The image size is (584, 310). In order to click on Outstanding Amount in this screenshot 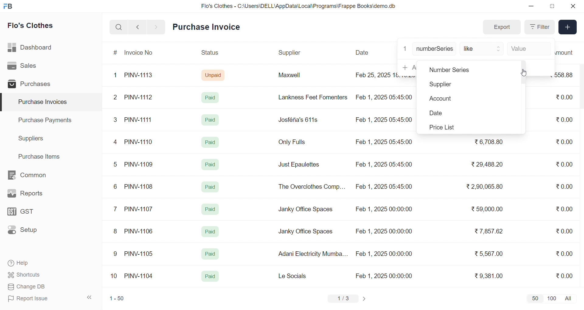, I will do `click(567, 52)`.